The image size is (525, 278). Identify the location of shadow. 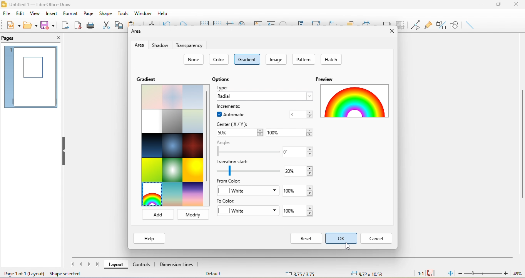
(159, 45).